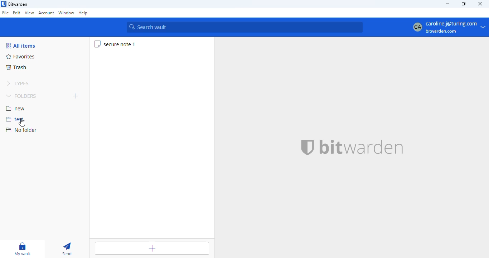 The image size is (489, 258). Describe the element at coordinates (18, 4) in the screenshot. I see `bitwarden` at that location.